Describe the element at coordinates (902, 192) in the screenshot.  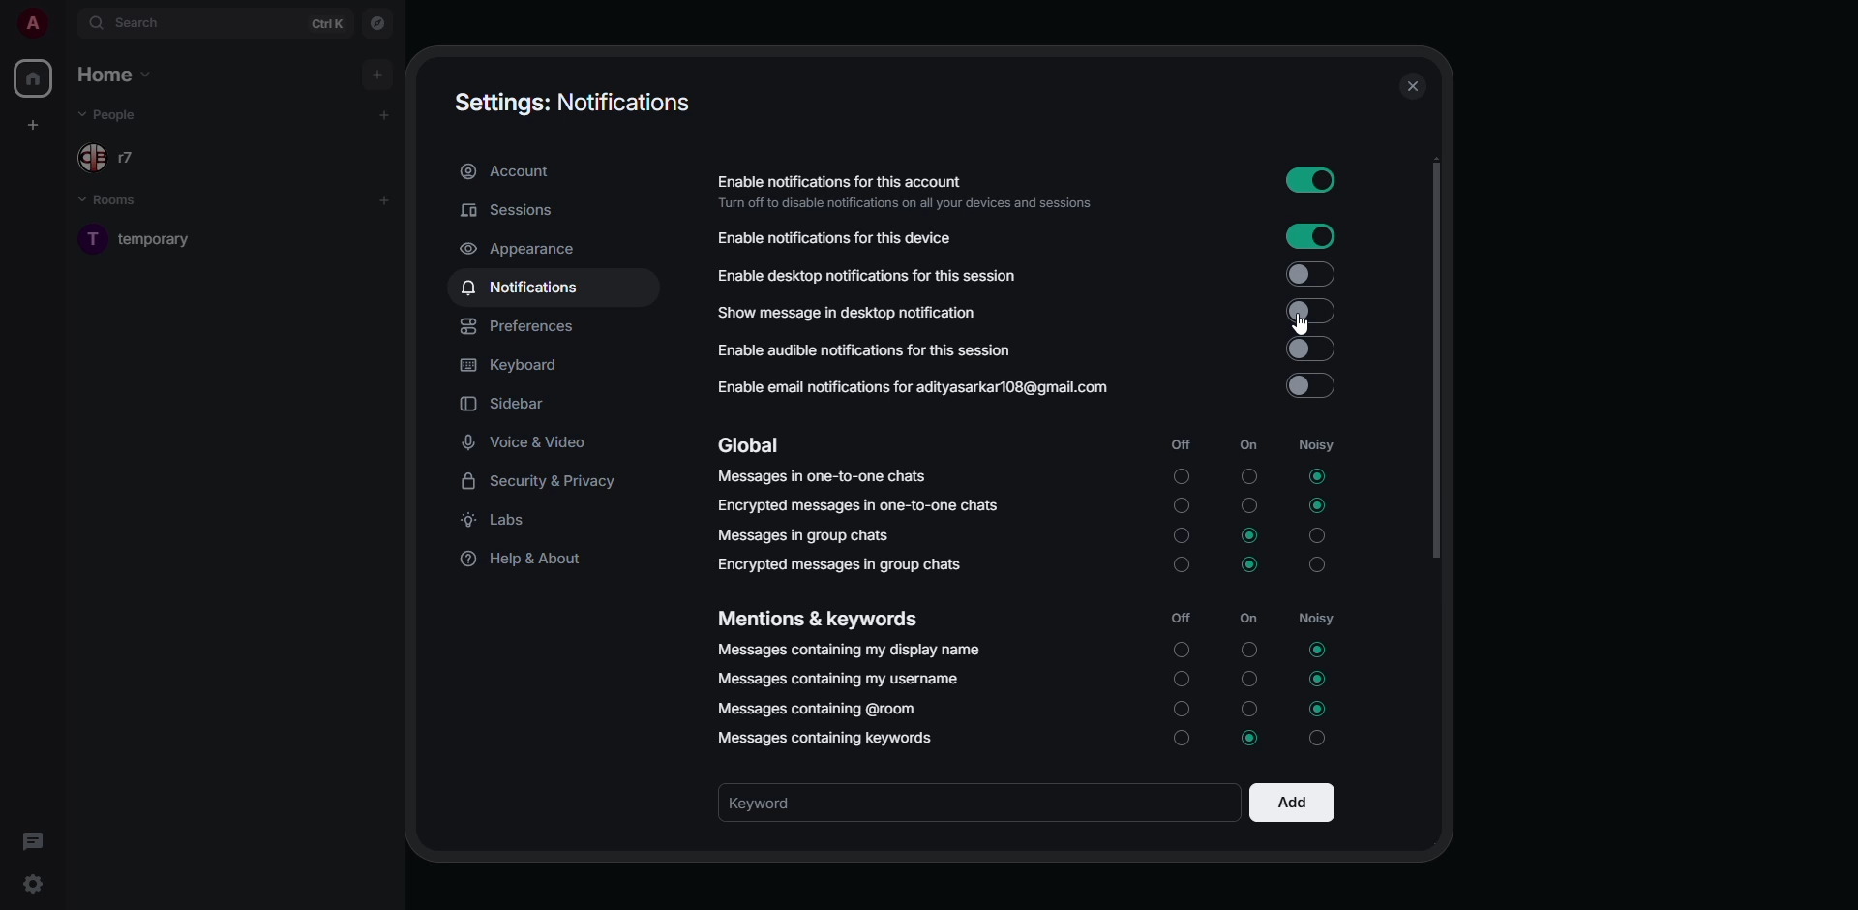
I see `enable notifications for this account` at that location.